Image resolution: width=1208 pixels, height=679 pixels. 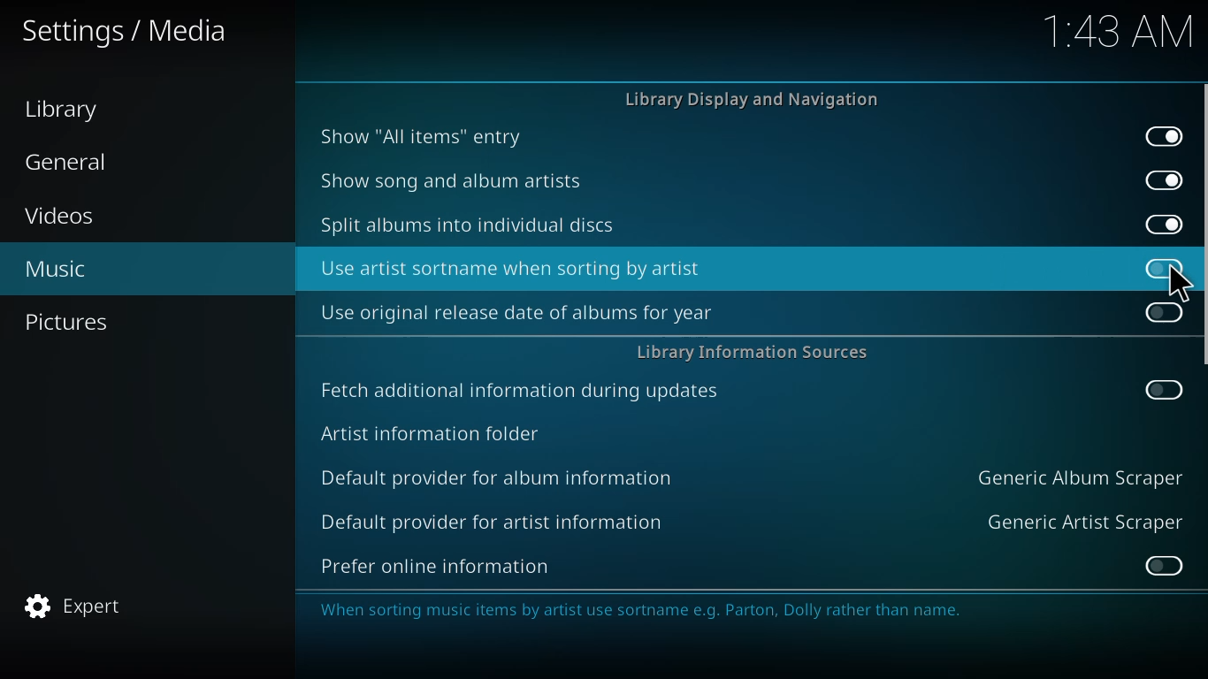 I want to click on default provider for album info, so click(x=501, y=476).